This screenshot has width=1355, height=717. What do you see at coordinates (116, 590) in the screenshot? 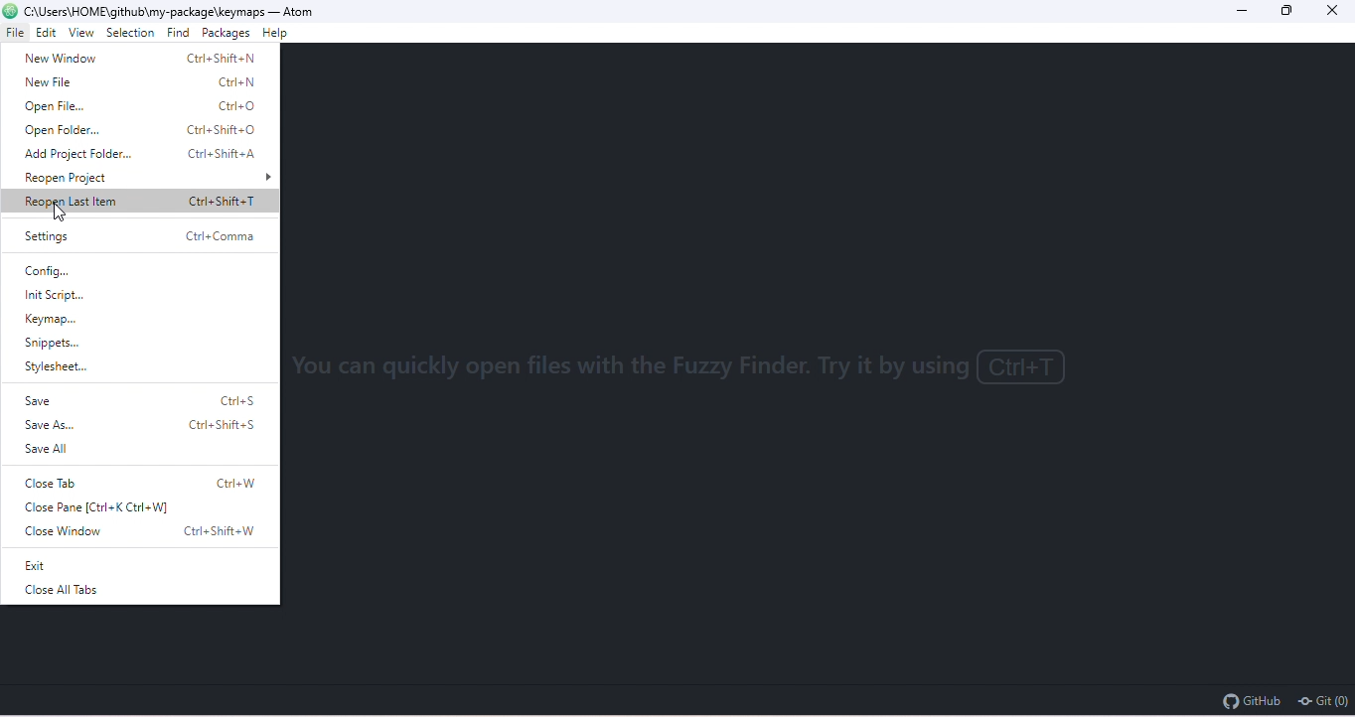
I see `close all tab` at bounding box center [116, 590].